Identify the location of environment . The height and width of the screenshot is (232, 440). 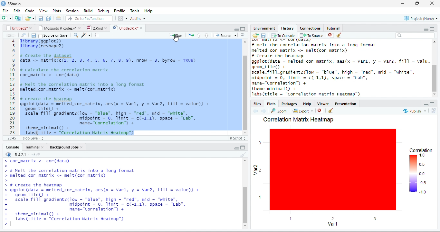
(262, 28).